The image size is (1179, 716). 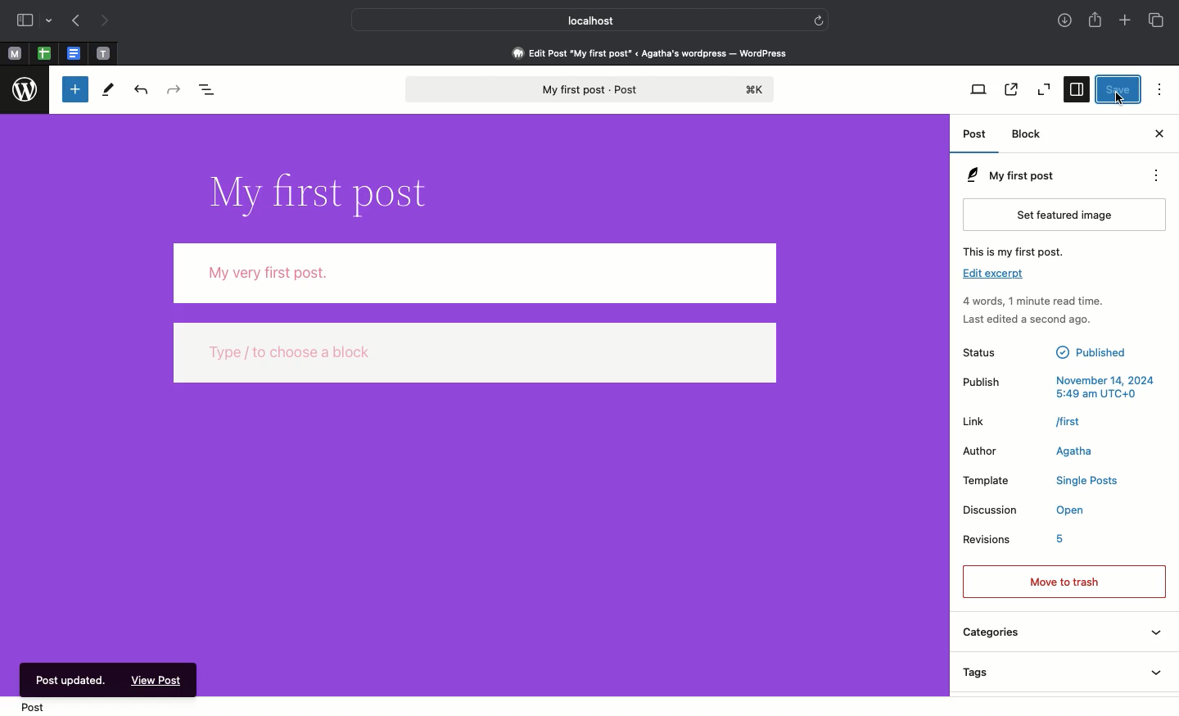 What do you see at coordinates (71, 52) in the screenshot?
I see `word document tab` at bounding box center [71, 52].